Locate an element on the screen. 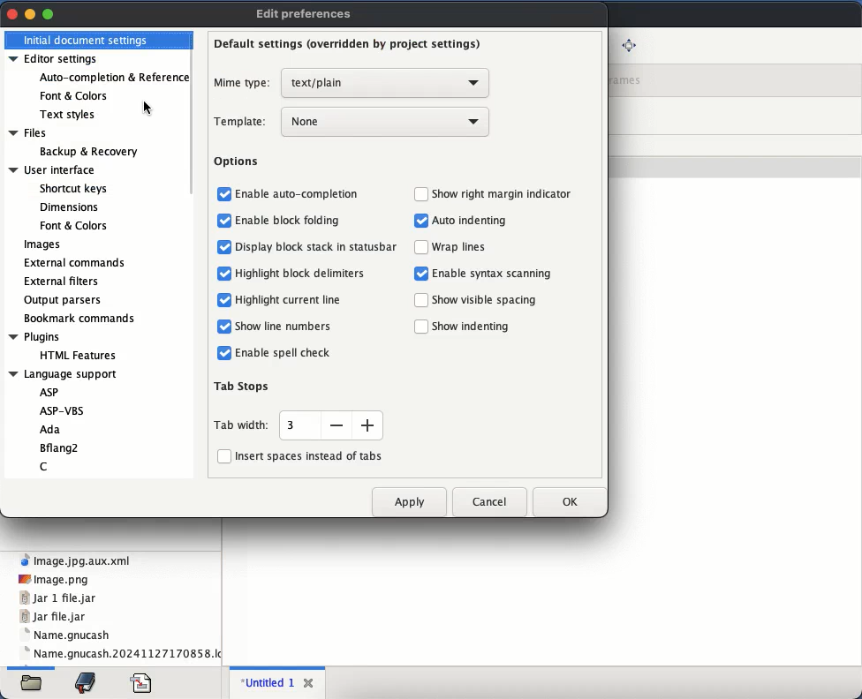  xml is located at coordinates (79, 559).